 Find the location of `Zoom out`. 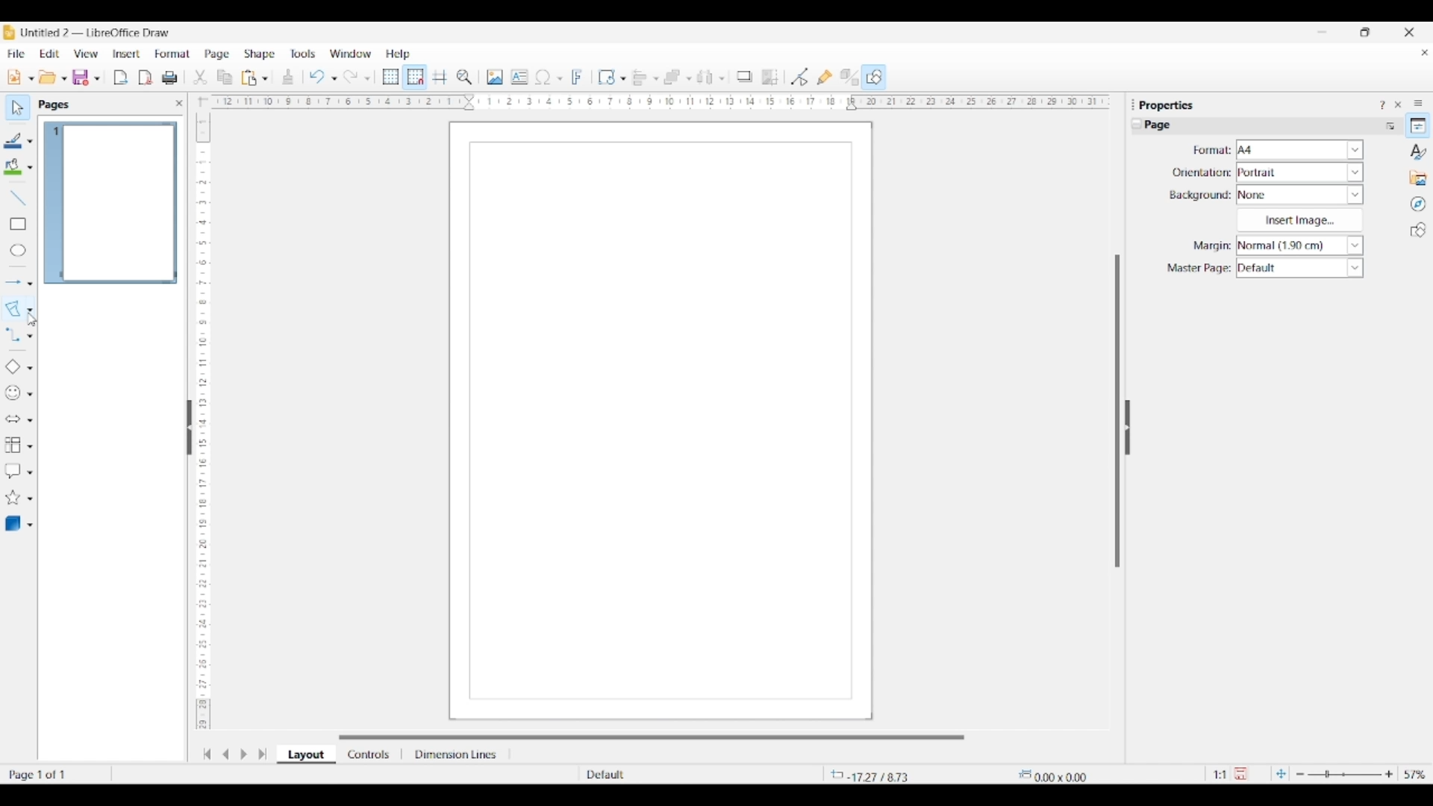

Zoom out is located at coordinates (1300, 775).